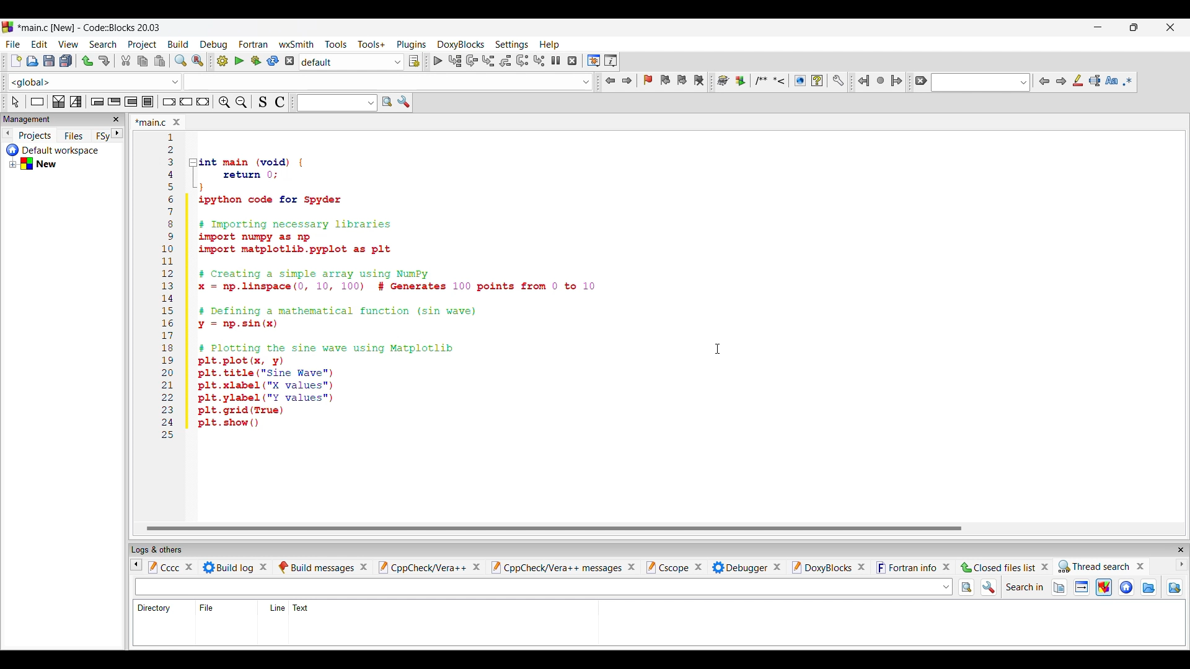  What do you see at coordinates (971, 589) in the screenshot?
I see `run search` at bounding box center [971, 589].